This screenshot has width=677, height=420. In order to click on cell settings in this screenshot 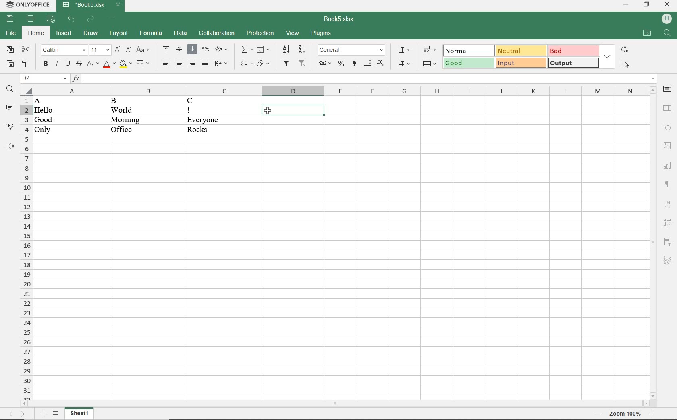, I will do `click(667, 89)`.